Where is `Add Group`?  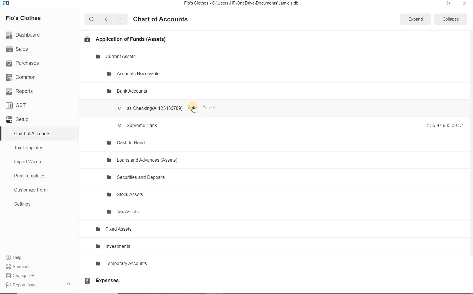 Add Group is located at coordinates (191, 91).